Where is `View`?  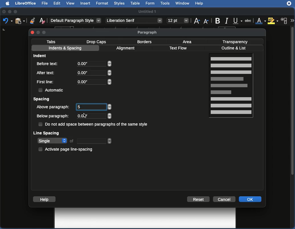
View is located at coordinates (71, 4).